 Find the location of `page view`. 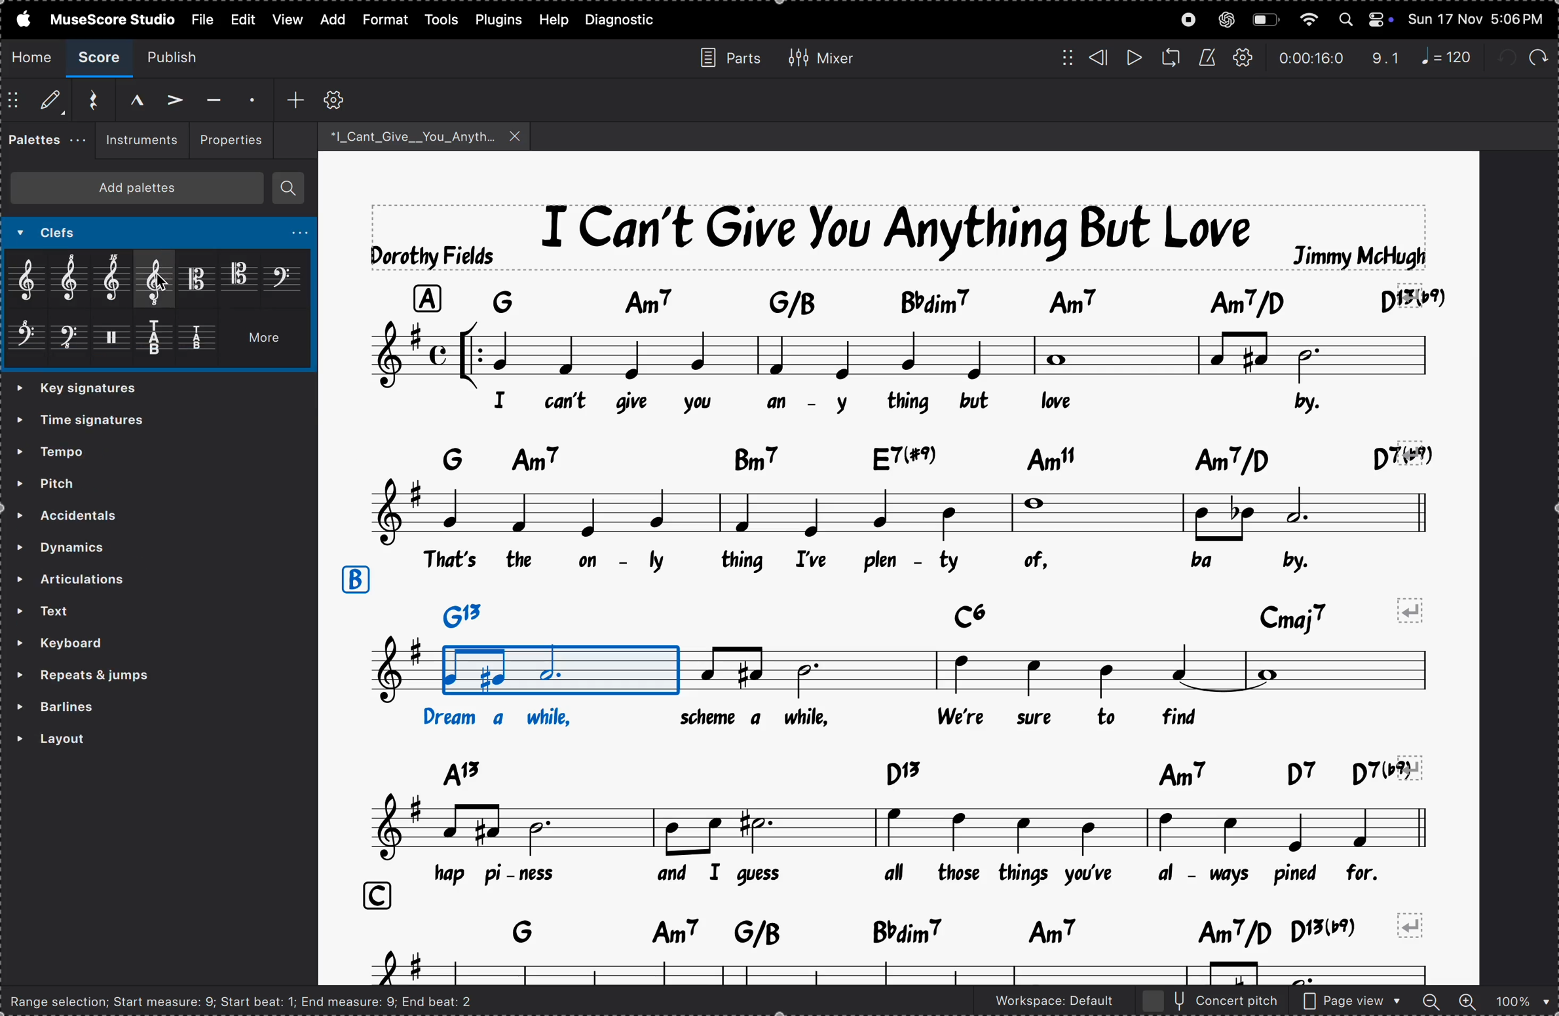

page view is located at coordinates (1353, 1002).